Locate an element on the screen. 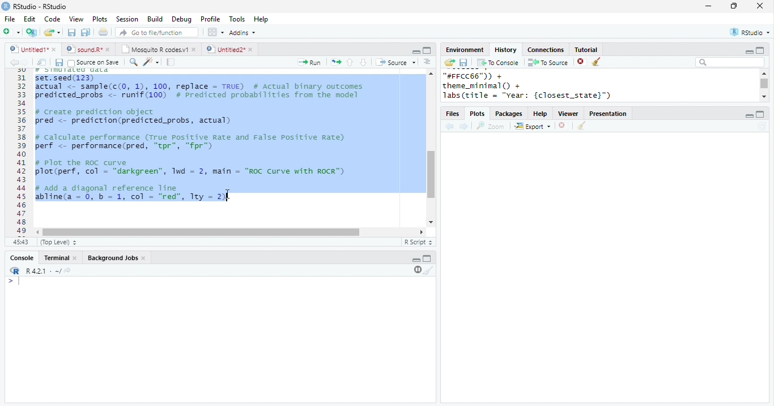  Debug is located at coordinates (183, 20).